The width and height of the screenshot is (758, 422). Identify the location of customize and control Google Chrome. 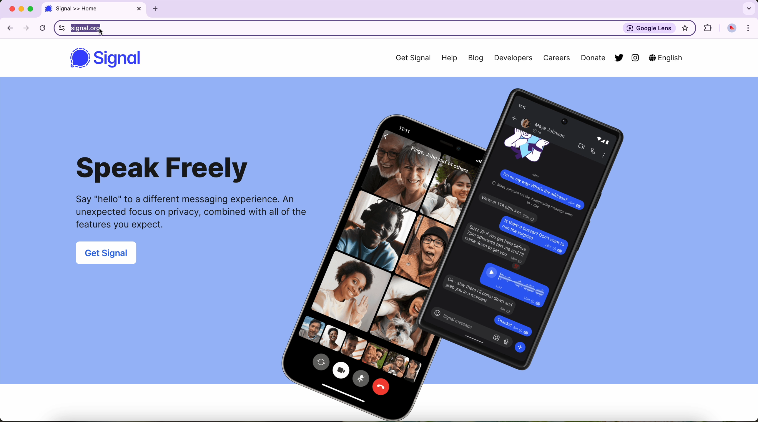
(749, 28).